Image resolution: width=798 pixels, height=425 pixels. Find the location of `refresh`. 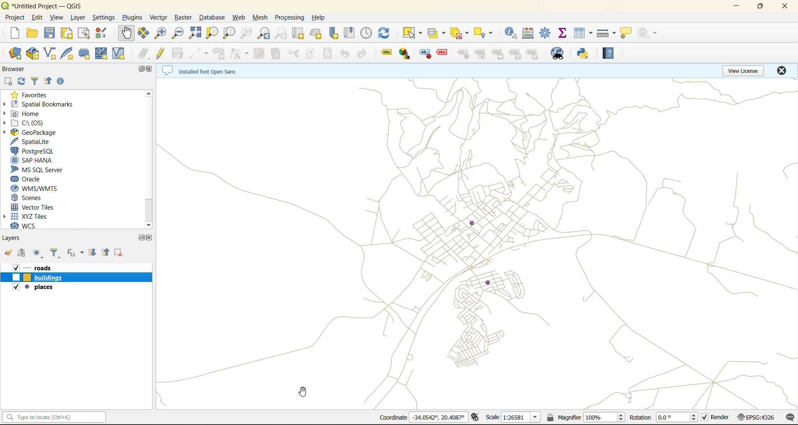

refresh is located at coordinates (24, 81).